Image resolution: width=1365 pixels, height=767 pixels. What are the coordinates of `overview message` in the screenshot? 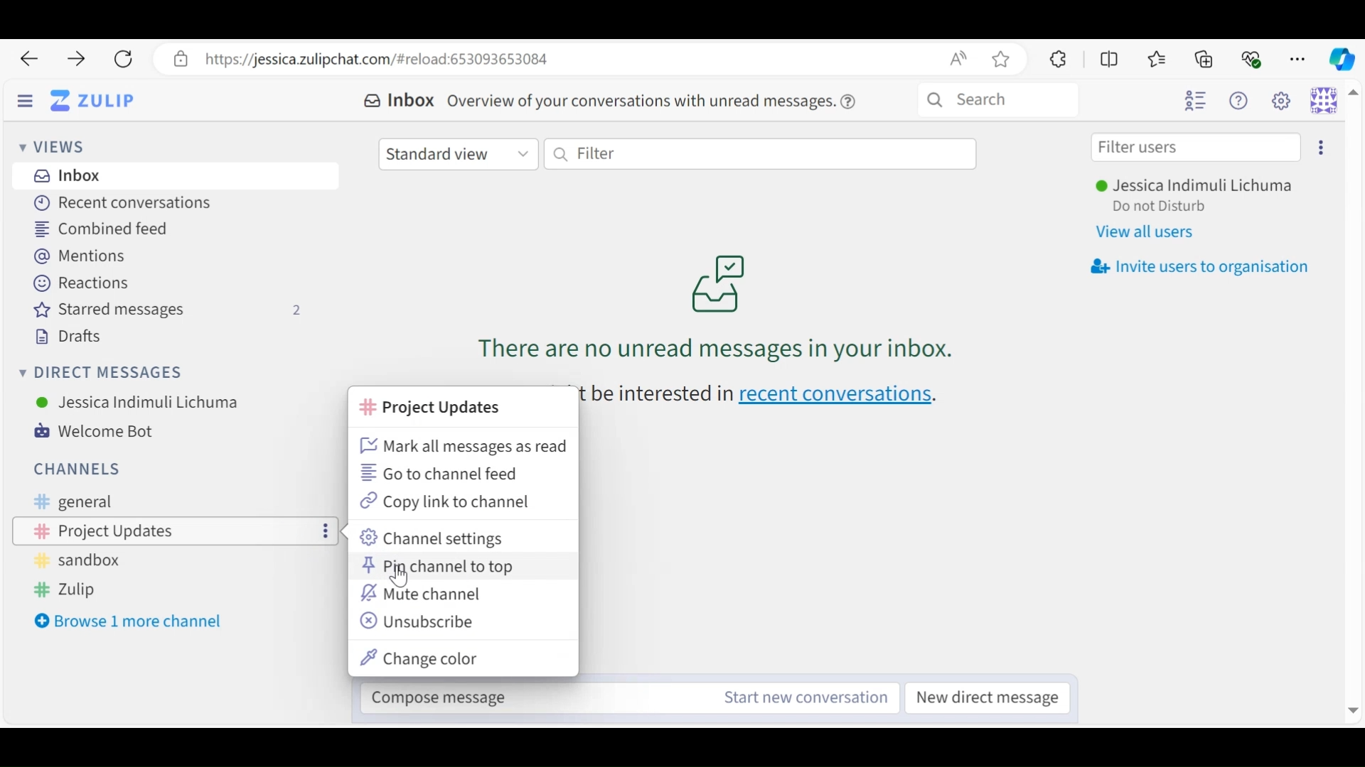 It's located at (653, 100).